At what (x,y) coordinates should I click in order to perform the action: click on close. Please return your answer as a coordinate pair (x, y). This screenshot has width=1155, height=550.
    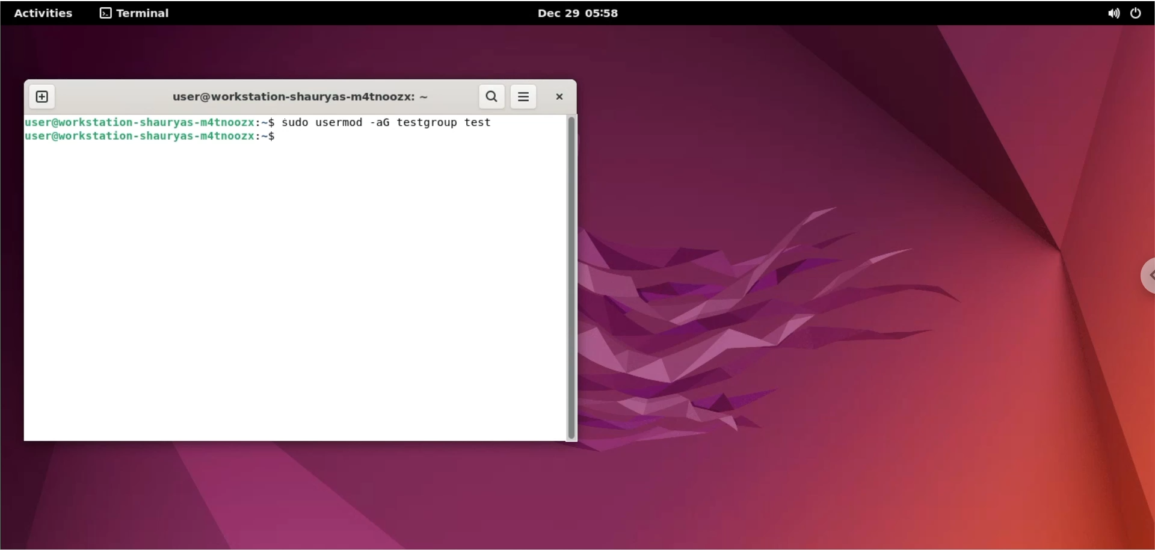
    Looking at the image, I should click on (558, 97).